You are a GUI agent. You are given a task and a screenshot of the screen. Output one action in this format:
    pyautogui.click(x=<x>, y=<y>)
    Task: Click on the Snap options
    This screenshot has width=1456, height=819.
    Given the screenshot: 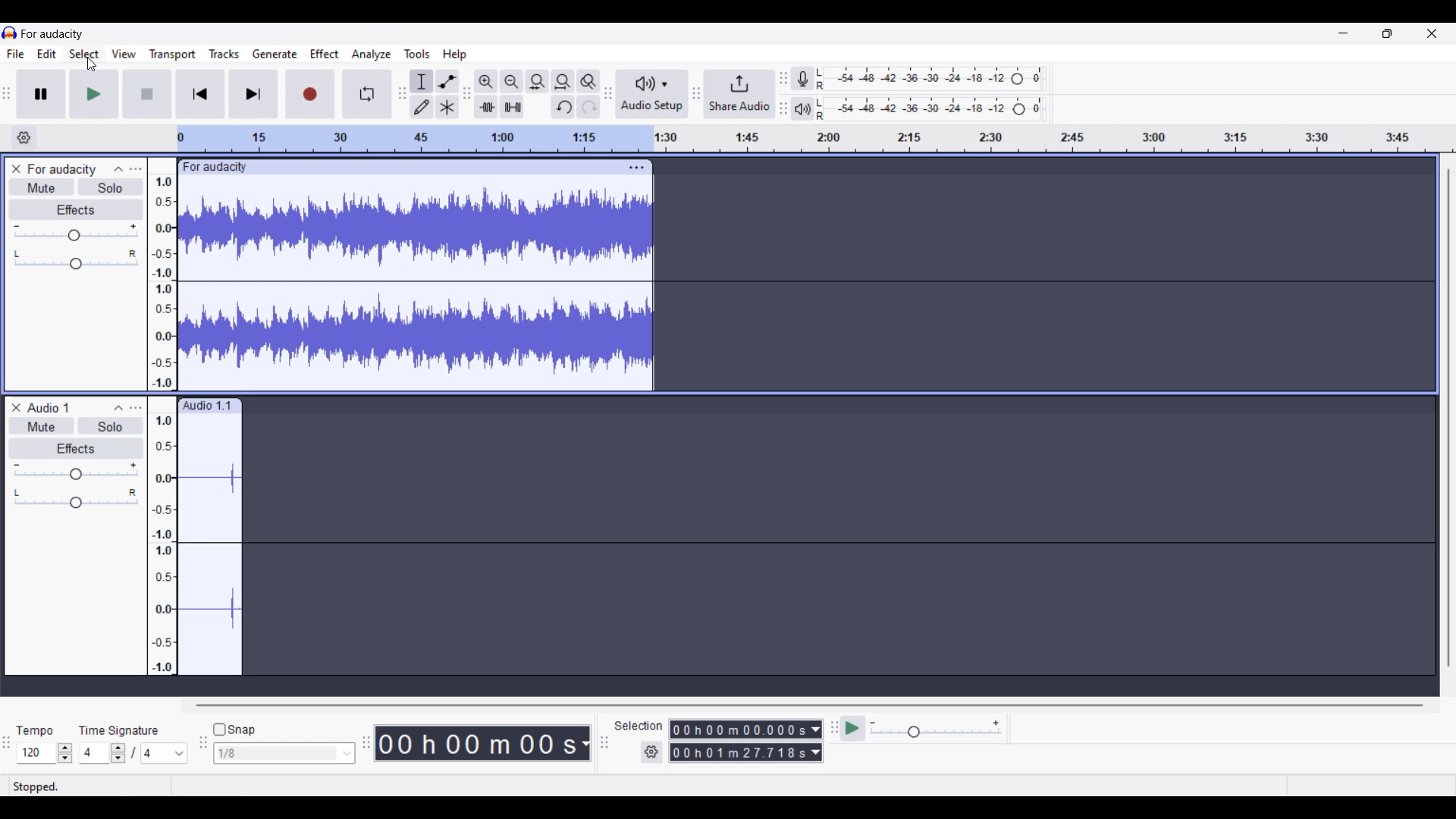 What is the action you would take?
    pyautogui.click(x=284, y=753)
    